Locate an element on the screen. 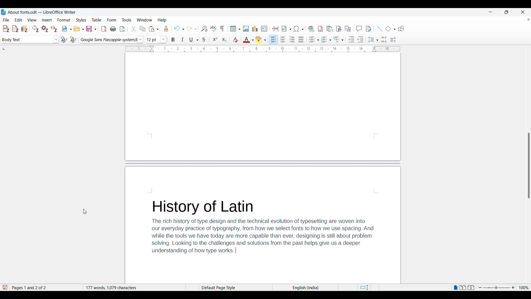 This screenshot has height=299, width=531. Align left, current selection highlighted is located at coordinates (274, 39).